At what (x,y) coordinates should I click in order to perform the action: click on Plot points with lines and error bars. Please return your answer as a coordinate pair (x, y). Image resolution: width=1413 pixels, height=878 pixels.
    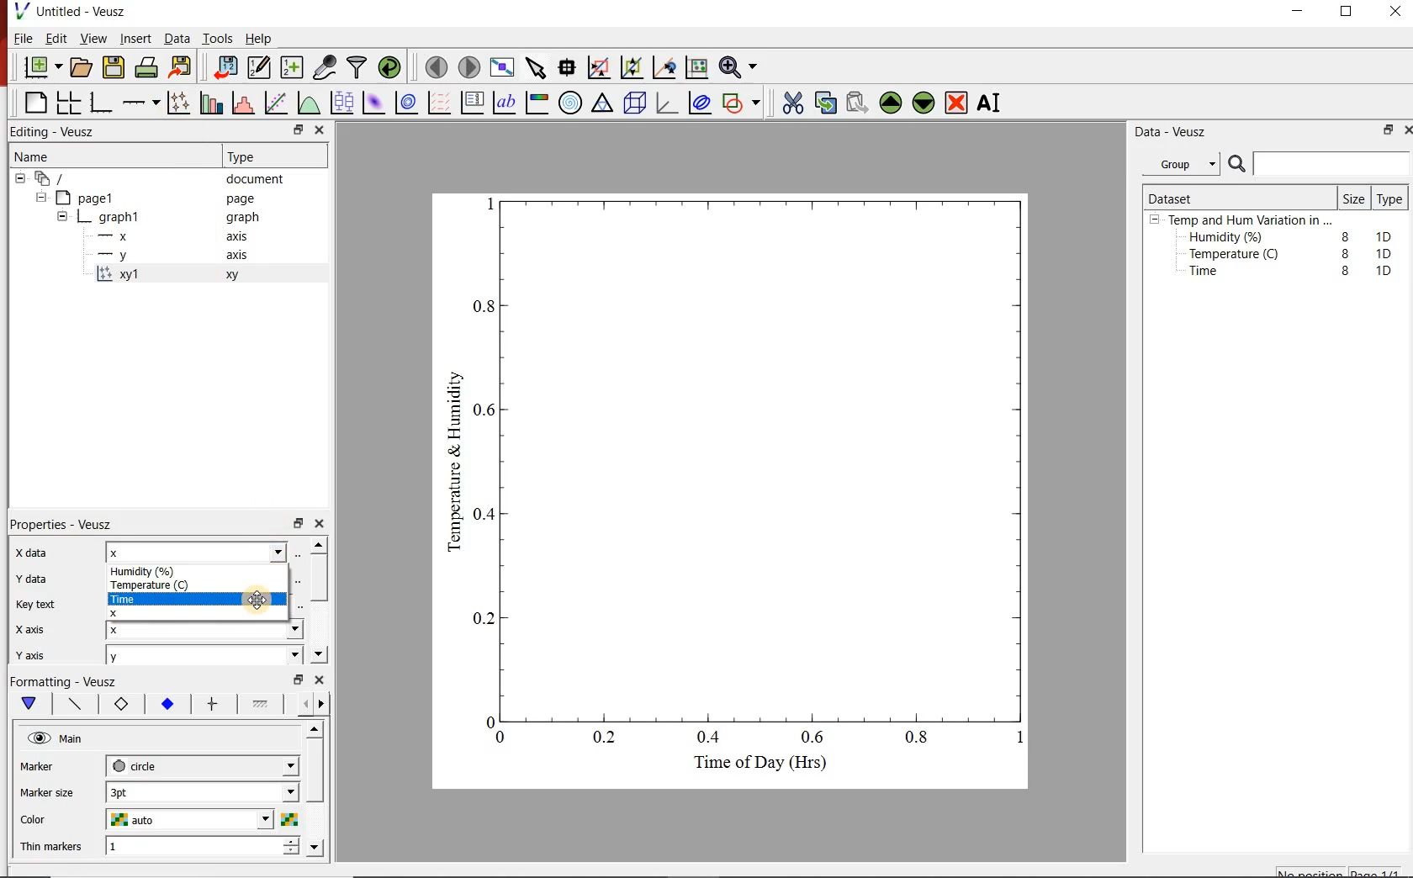
    Looking at the image, I should click on (178, 101).